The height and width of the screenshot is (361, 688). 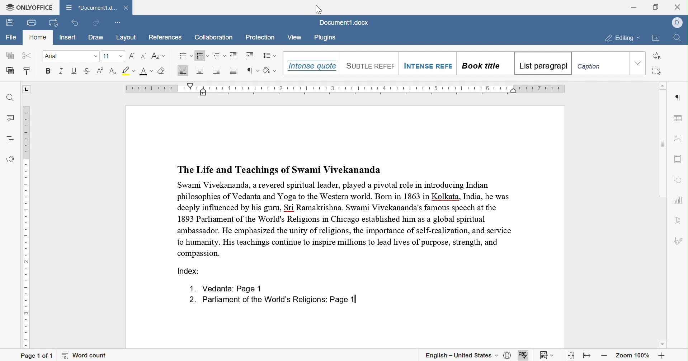 I want to click on italic, so click(x=62, y=71).